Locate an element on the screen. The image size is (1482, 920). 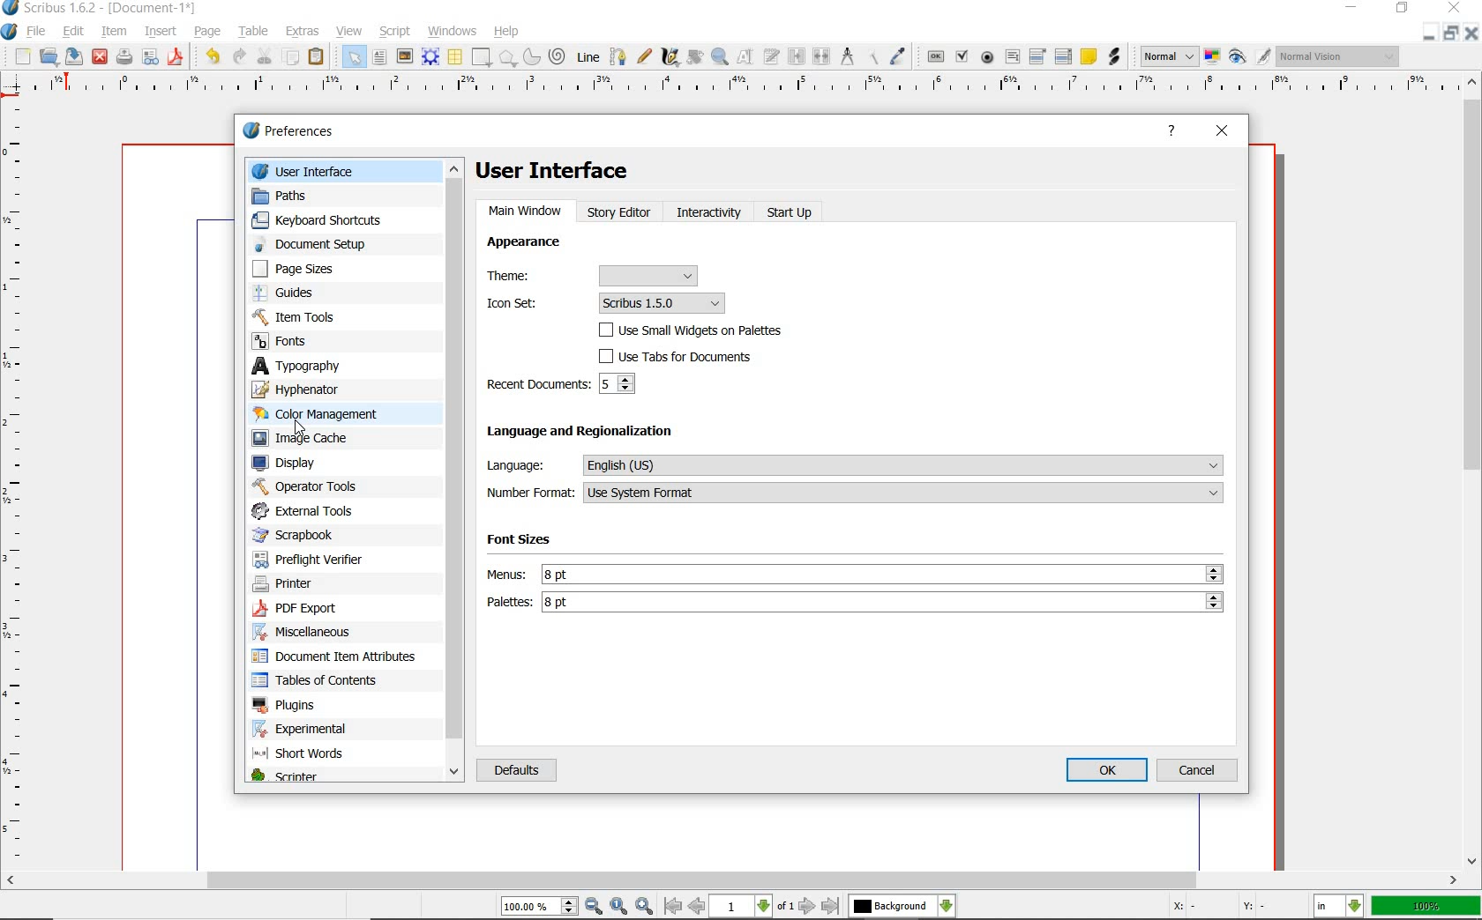
page sizes is located at coordinates (308, 269).